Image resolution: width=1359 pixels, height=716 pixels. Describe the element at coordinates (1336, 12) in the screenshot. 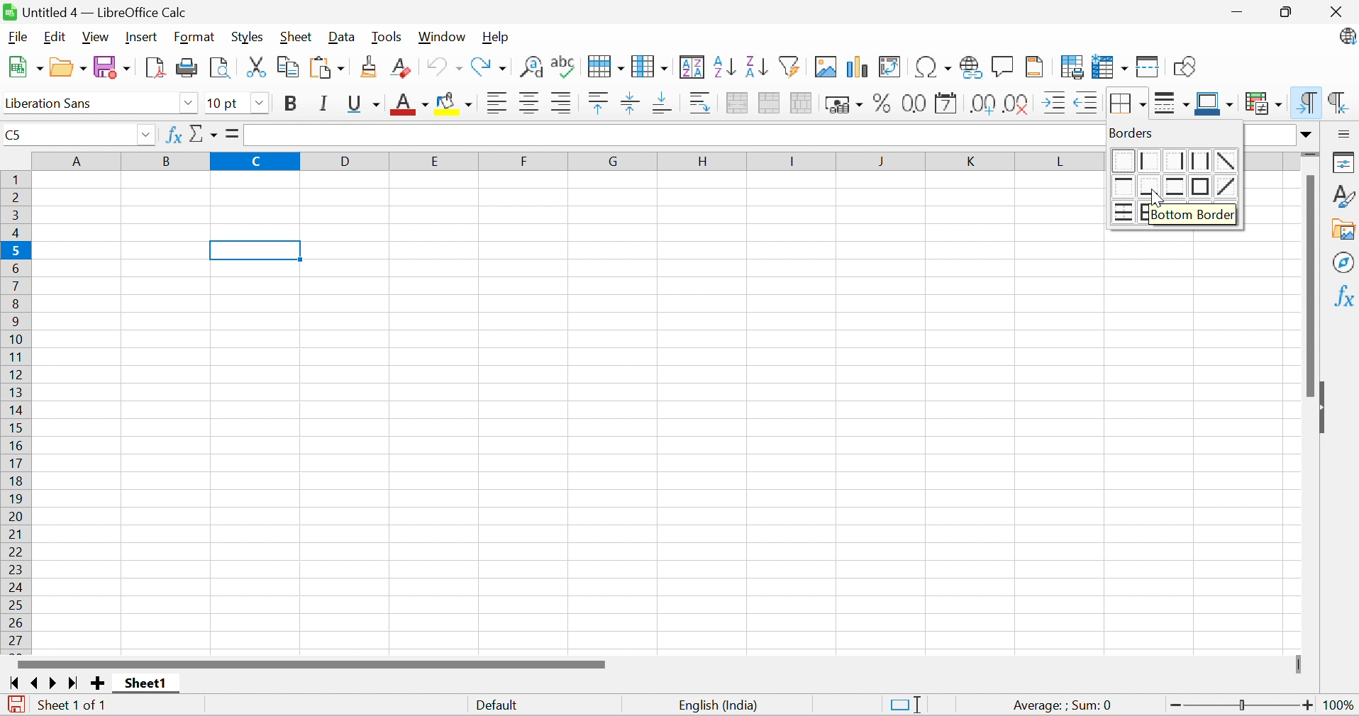

I see `Close` at that location.